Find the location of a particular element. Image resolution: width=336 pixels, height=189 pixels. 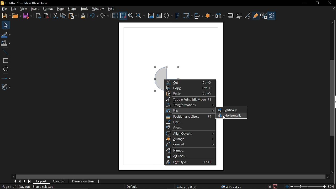

Undo is located at coordinates (94, 16).